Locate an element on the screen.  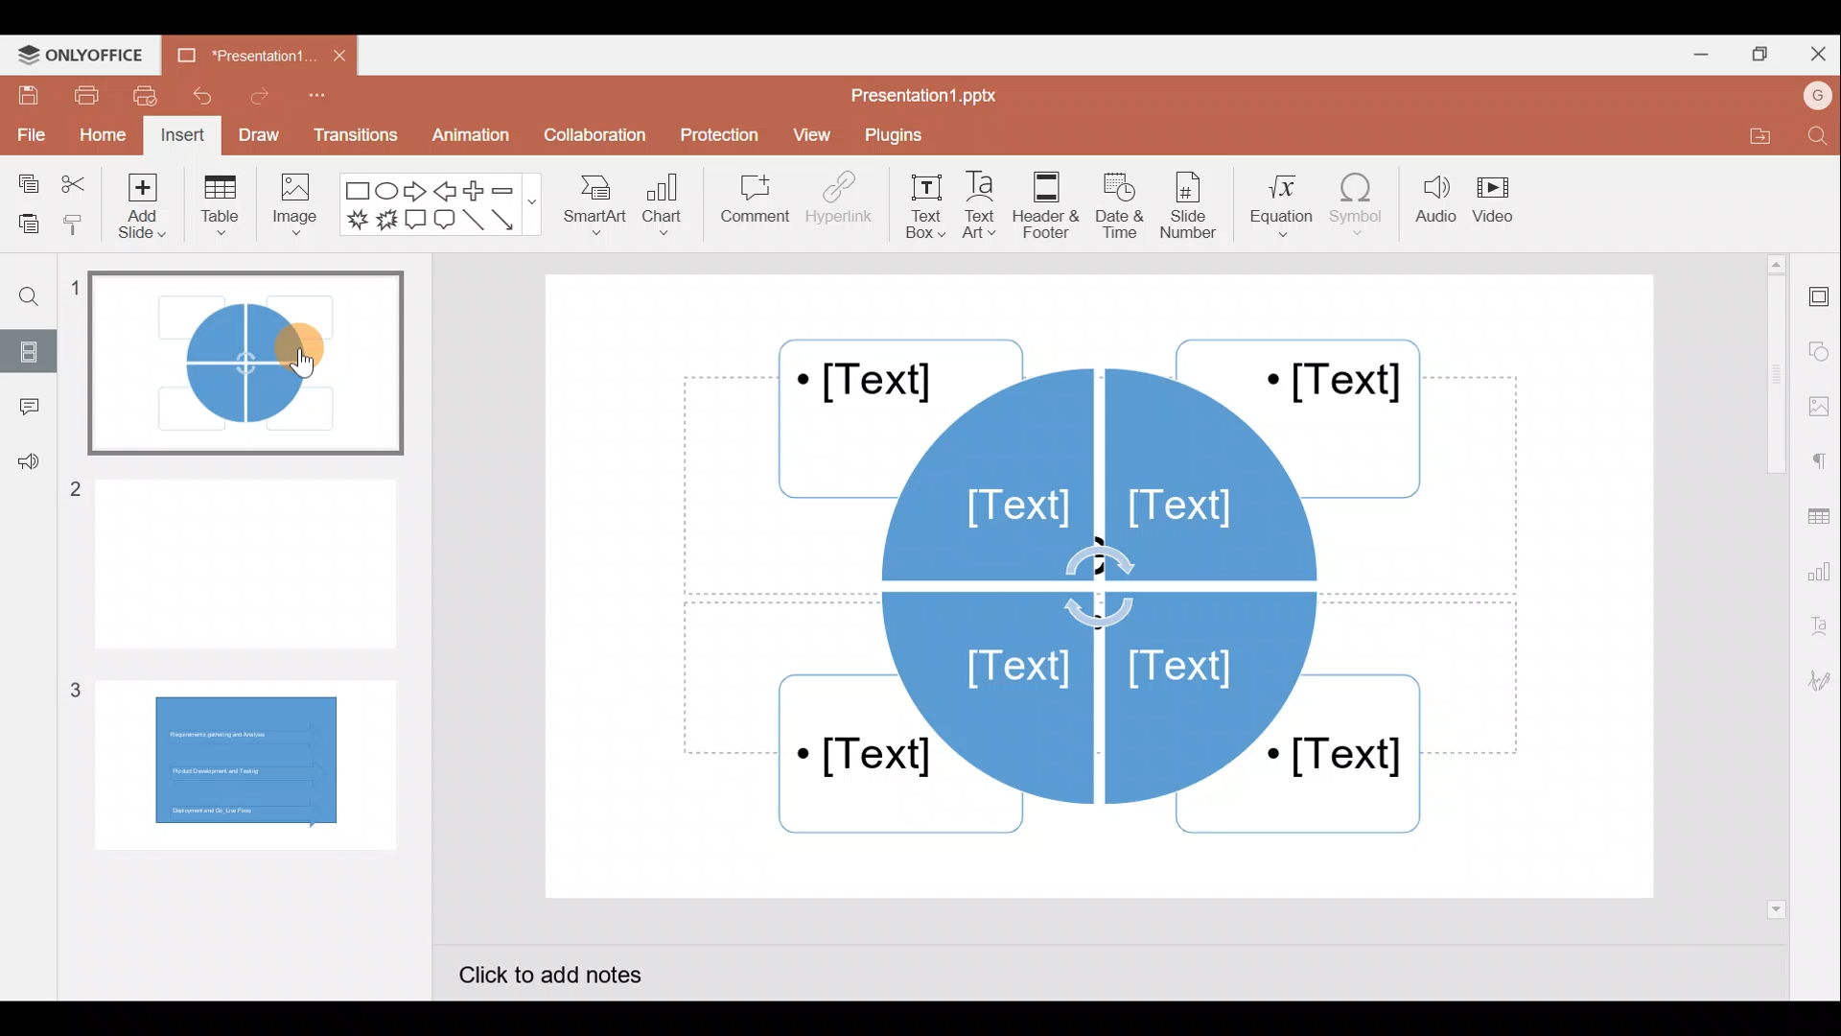
Slide 2 is located at coordinates (247, 558).